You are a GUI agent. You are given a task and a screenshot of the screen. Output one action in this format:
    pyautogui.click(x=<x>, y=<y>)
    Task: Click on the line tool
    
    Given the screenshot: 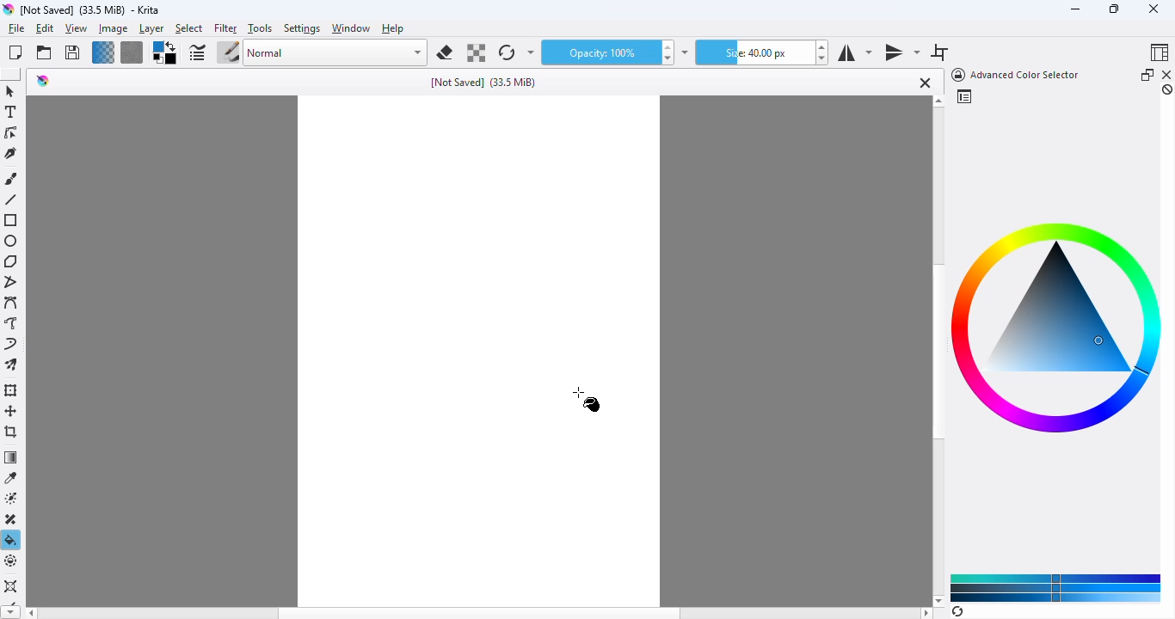 What is the action you would take?
    pyautogui.click(x=10, y=199)
    